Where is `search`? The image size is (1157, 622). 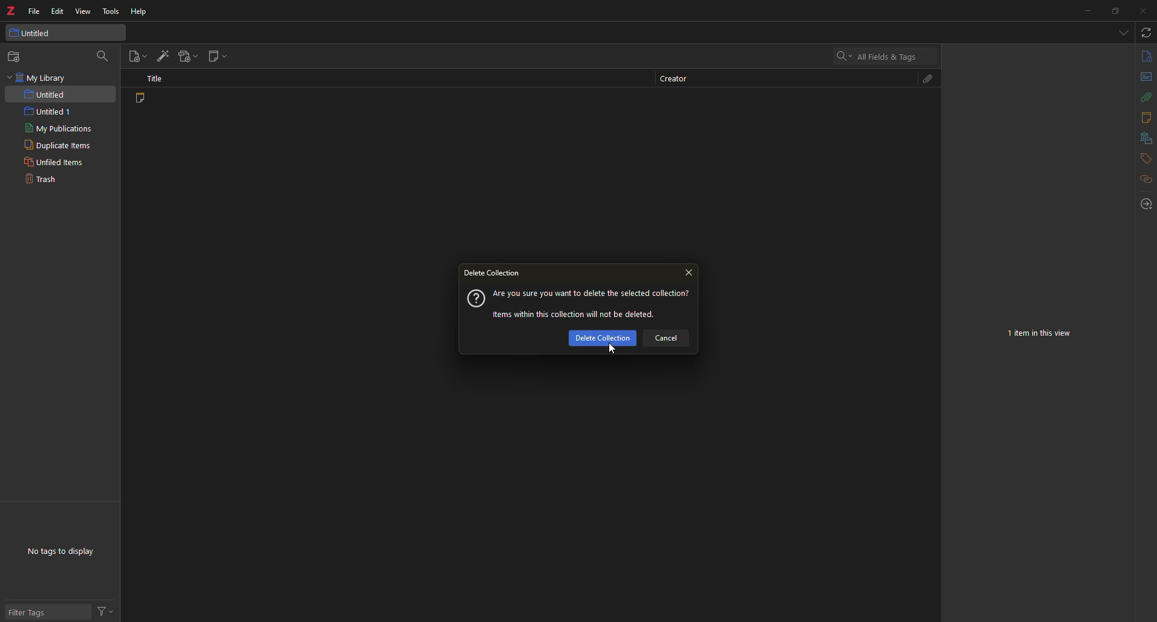
search is located at coordinates (106, 56).